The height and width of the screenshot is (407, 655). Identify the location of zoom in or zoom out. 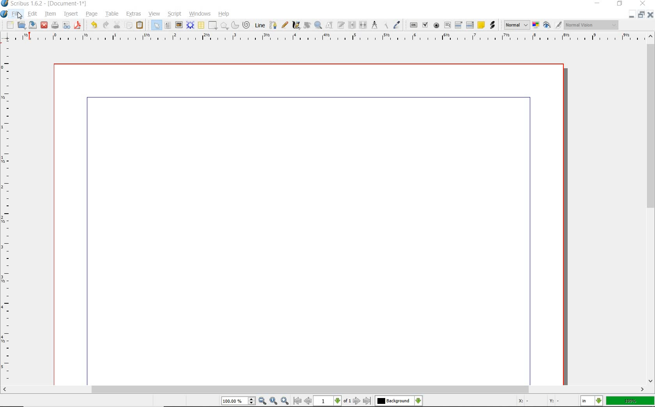
(318, 26).